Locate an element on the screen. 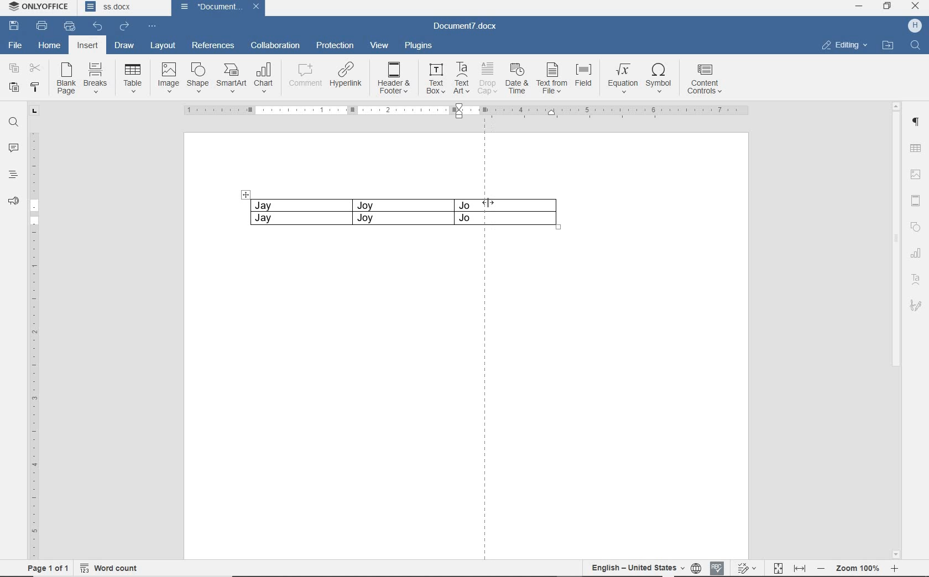 Image resolution: width=929 pixels, height=577 pixels. PROTECTION is located at coordinates (334, 45).